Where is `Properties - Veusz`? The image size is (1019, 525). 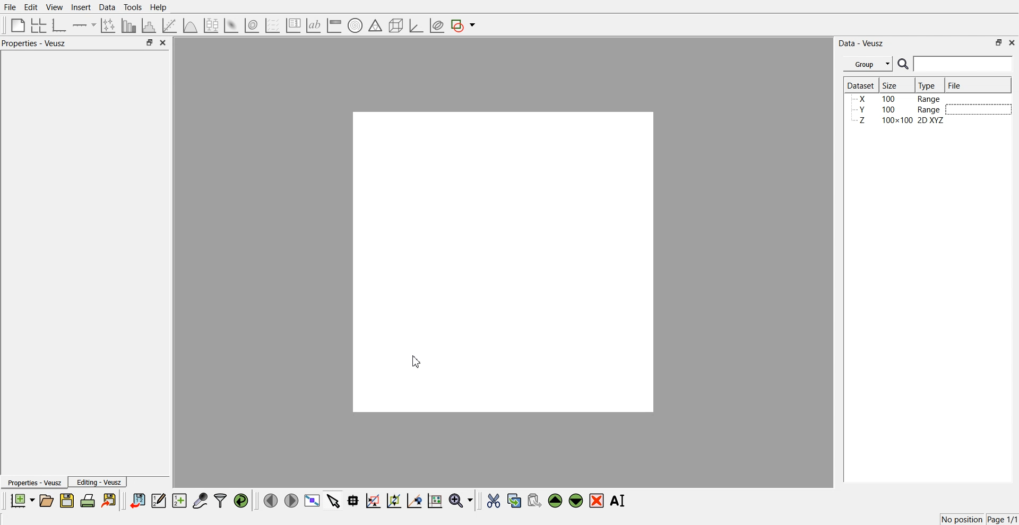
Properties - Veusz is located at coordinates (33, 482).